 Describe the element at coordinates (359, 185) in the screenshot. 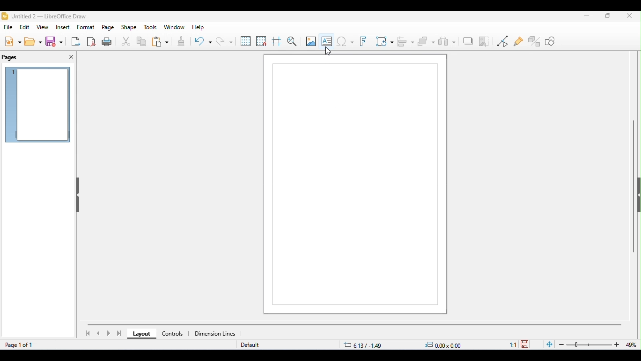

I see `drawing area` at that location.